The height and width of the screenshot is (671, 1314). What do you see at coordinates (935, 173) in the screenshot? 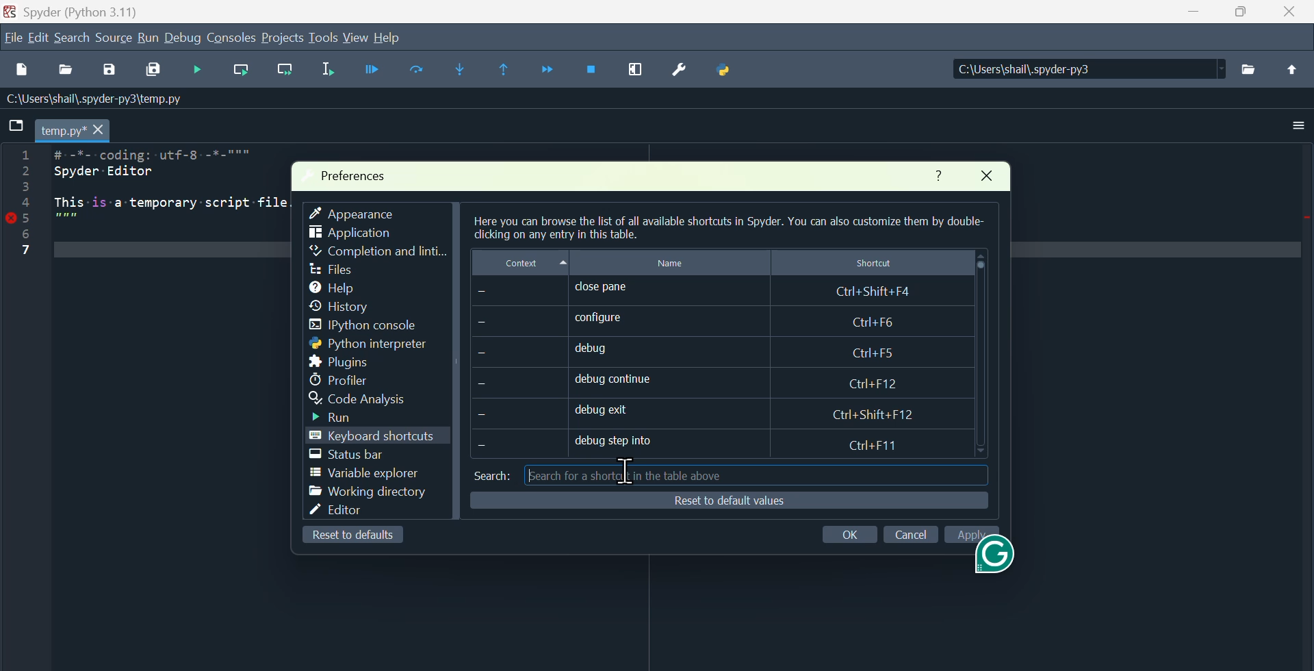
I see `Help` at bounding box center [935, 173].